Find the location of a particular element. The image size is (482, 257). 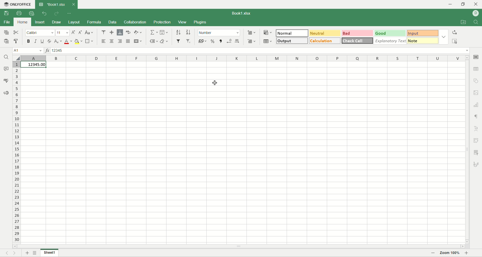

copy formatting is located at coordinates (16, 41).